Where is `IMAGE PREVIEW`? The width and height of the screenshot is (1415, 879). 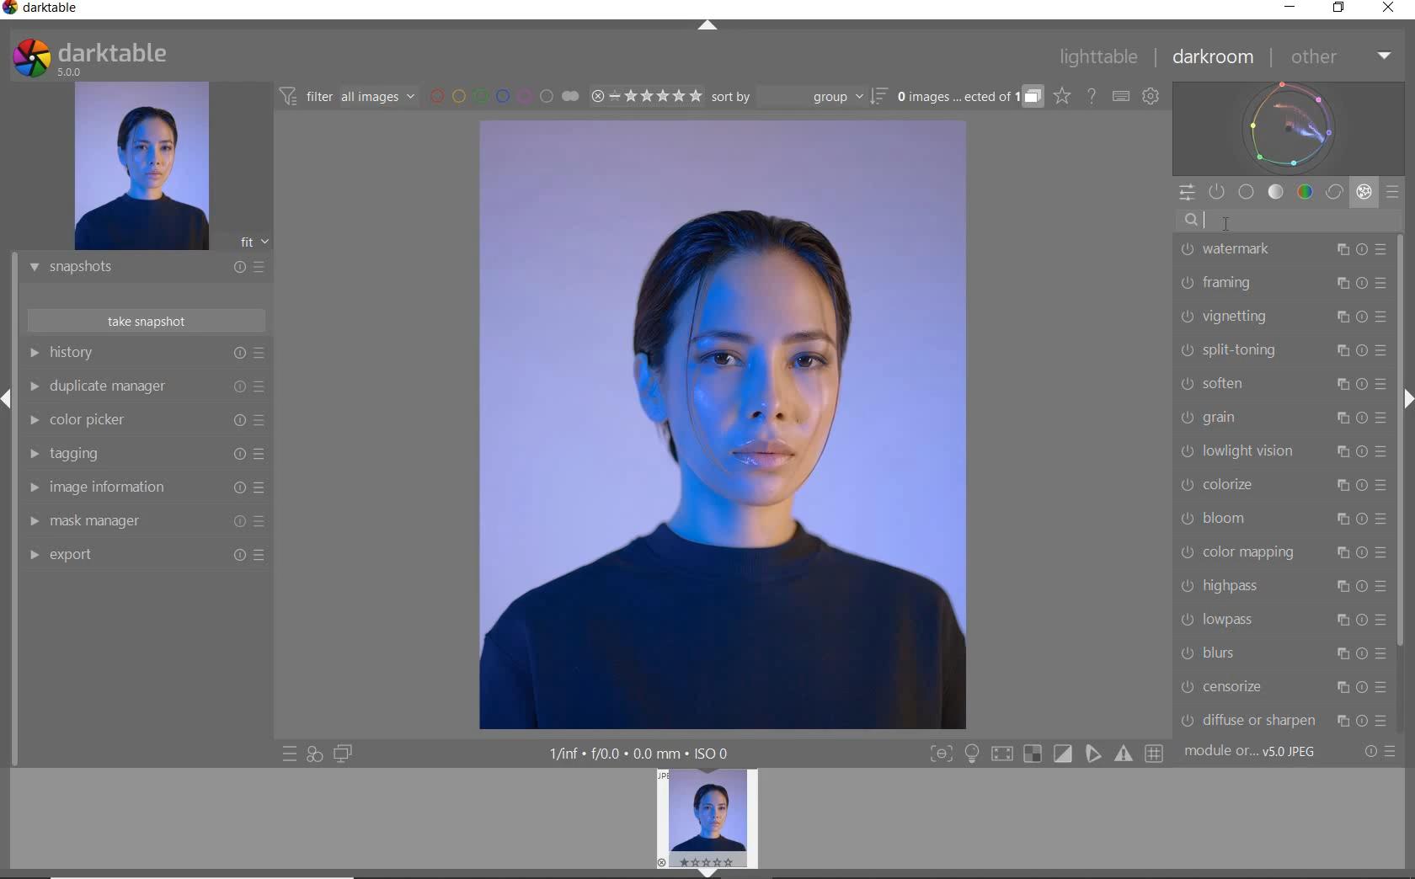 IMAGE PREVIEW is located at coordinates (707, 817).